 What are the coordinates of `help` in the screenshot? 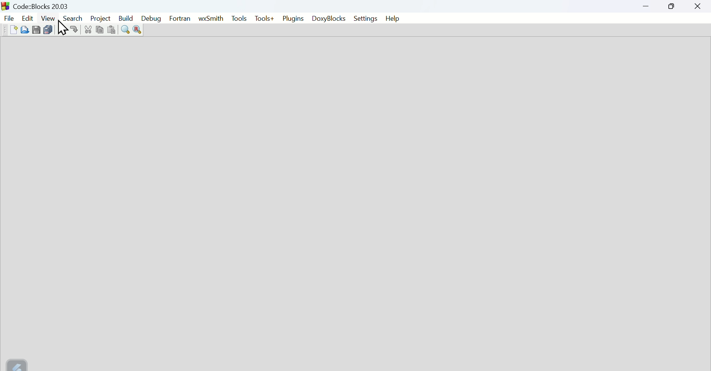 It's located at (393, 18).